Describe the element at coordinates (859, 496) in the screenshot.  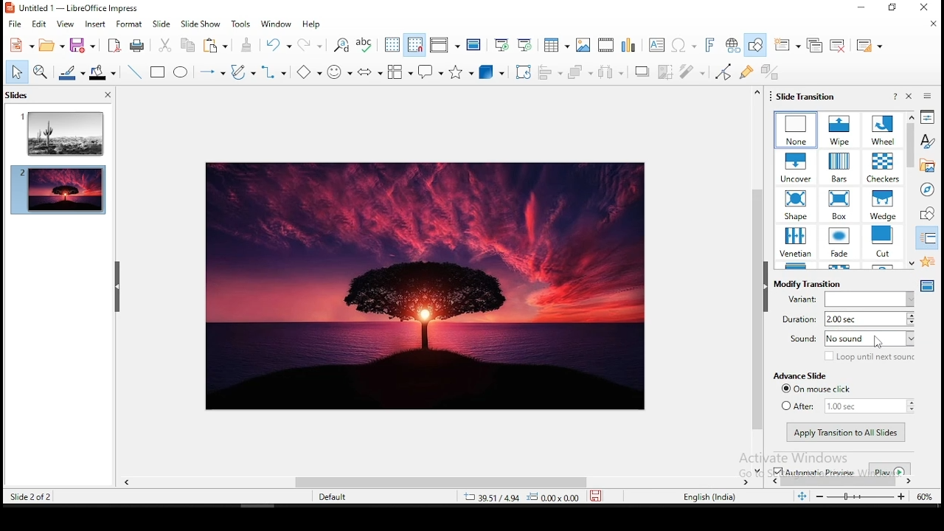
I see `zoom` at that location.